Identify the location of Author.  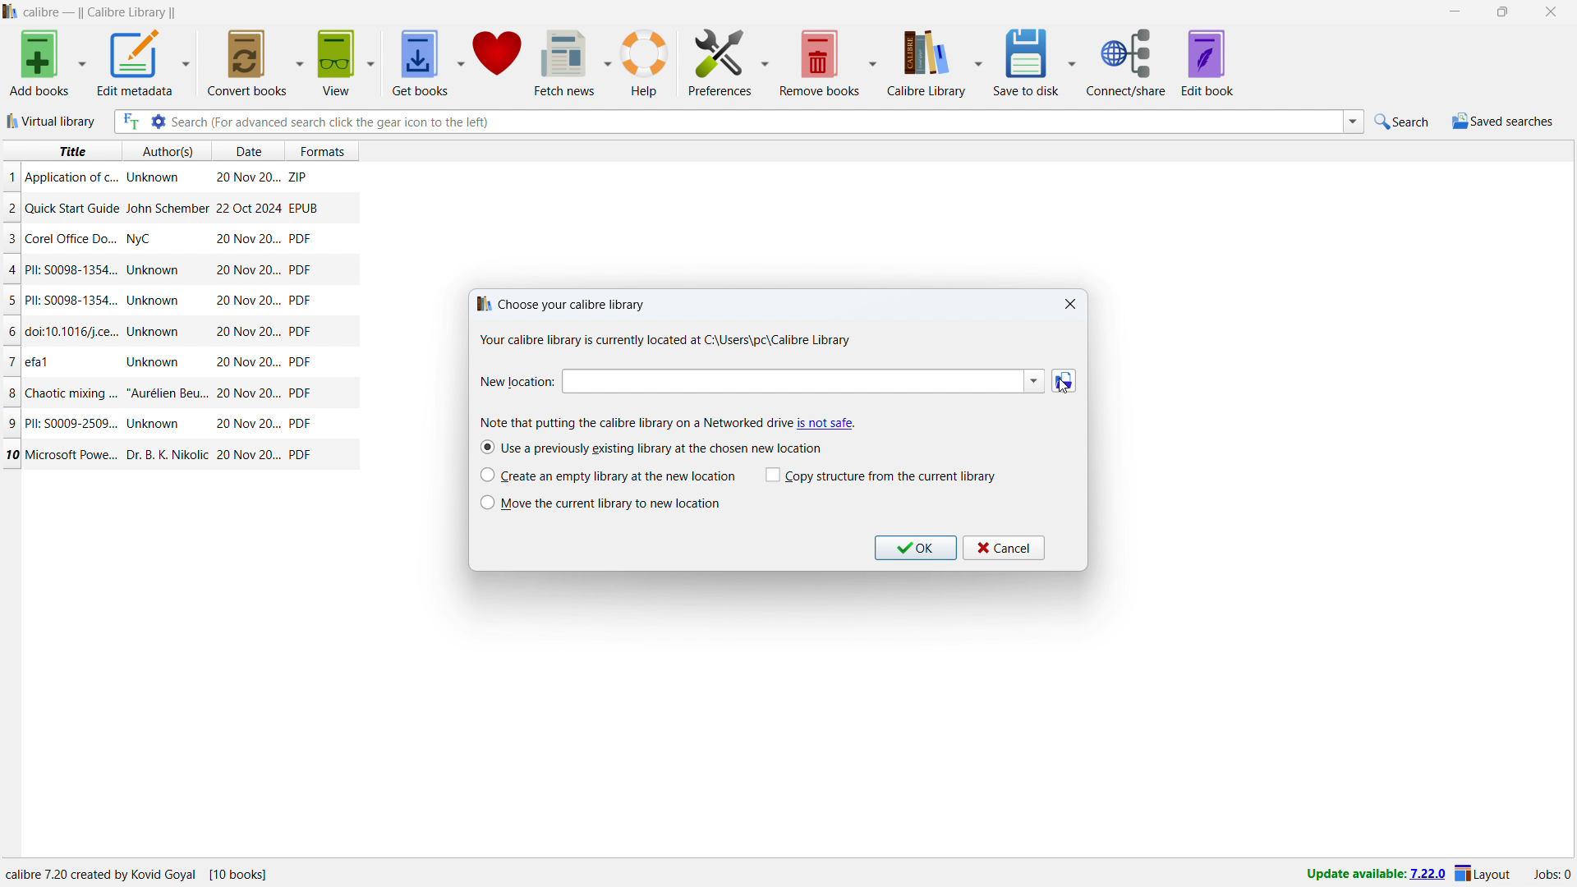
(153, 361).